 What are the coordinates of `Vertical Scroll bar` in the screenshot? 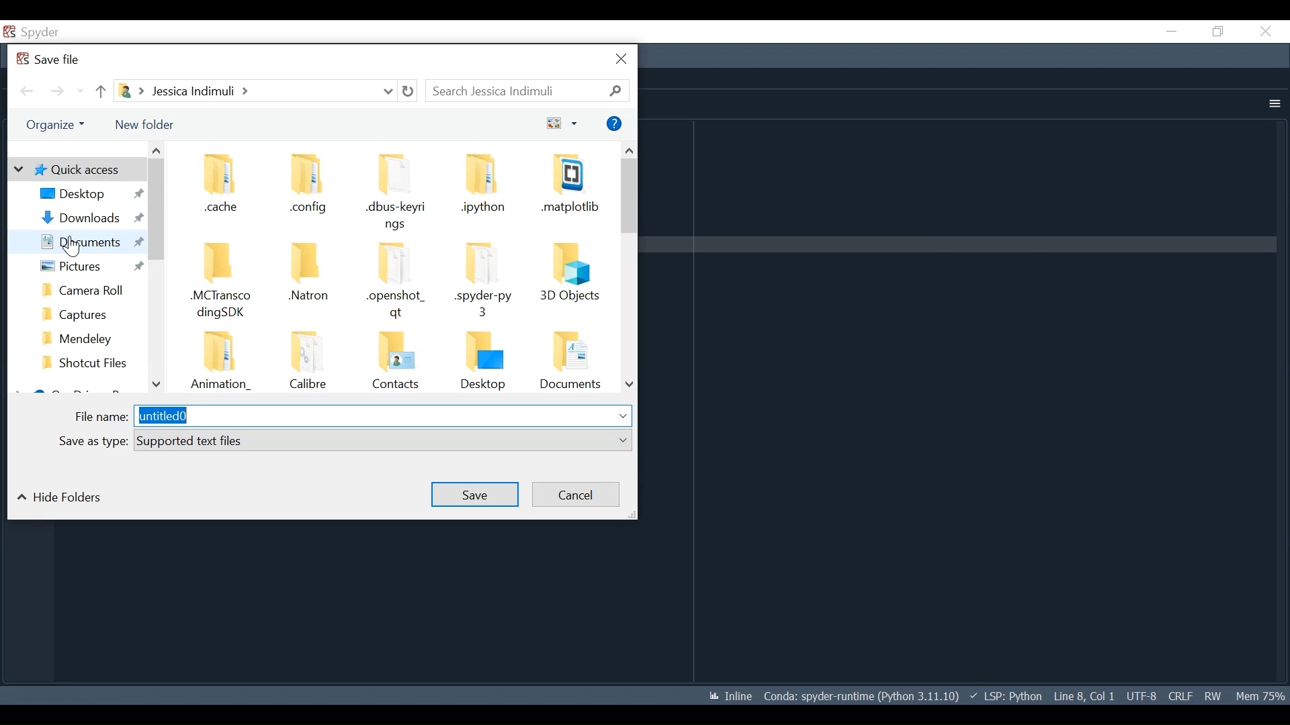 It's located at (630, 196).